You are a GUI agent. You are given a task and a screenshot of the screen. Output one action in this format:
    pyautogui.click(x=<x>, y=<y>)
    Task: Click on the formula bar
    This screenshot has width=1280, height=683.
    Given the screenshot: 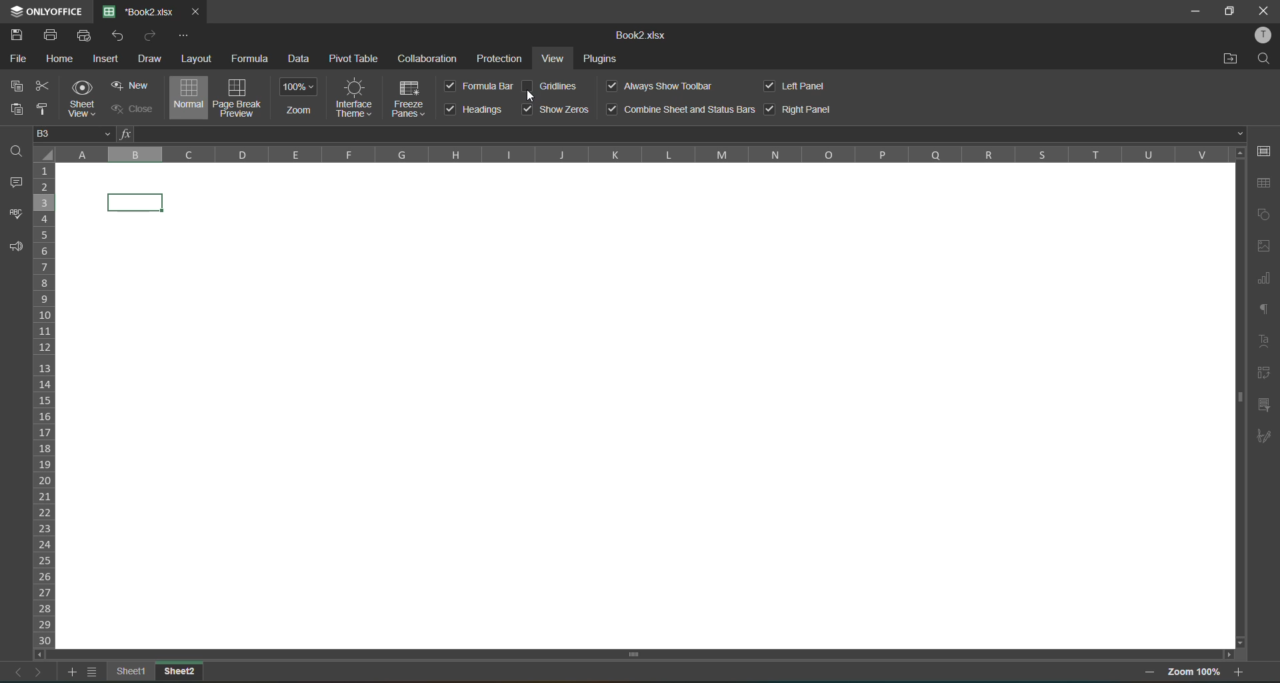 What is the action you would take?
    pyautogui.click(x=480, y=86)
    